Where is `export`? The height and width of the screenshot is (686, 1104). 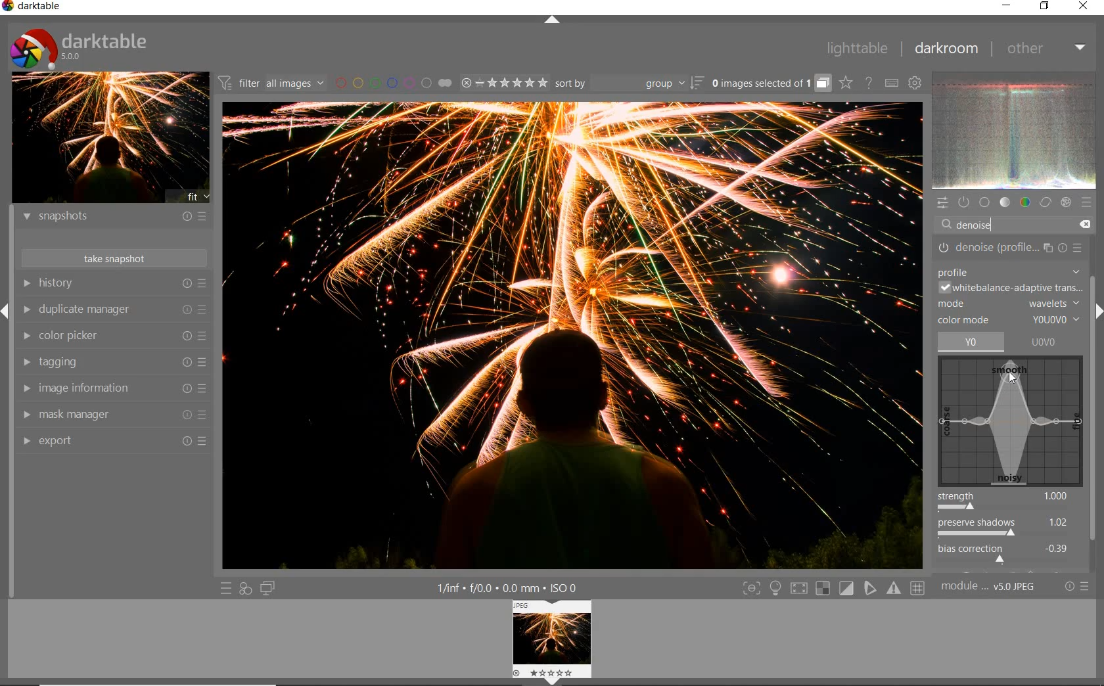
export is located at coordinates (113, 440).